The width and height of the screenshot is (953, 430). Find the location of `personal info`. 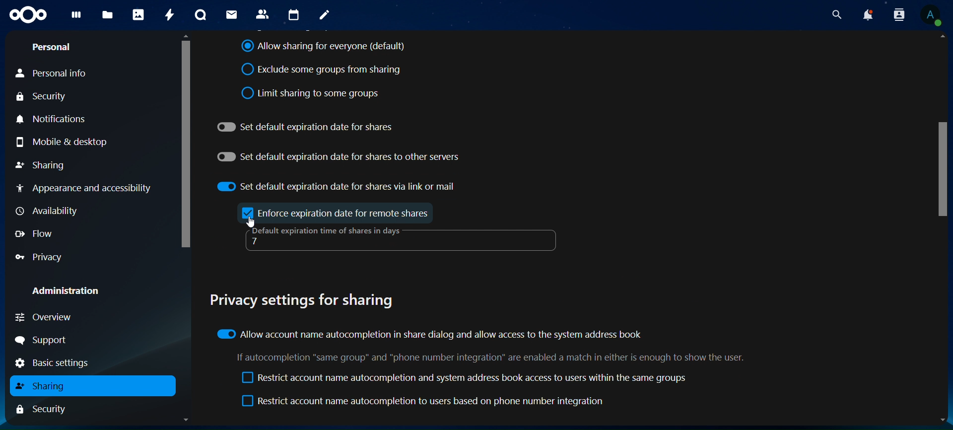

personal info is located at coordinates (55, 73).